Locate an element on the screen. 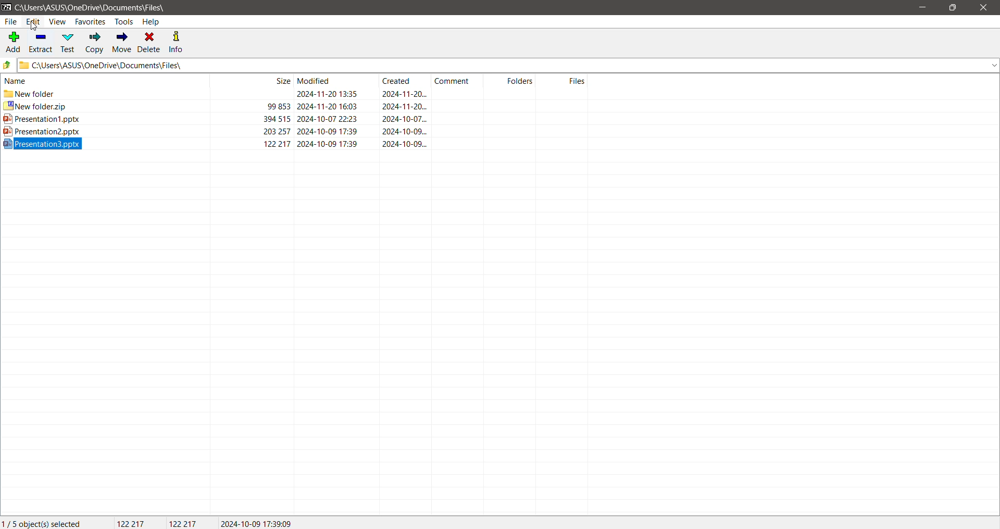 The height and width of the screenshot is (529, 1000). Restore Down is located at coordinates (954, 9).